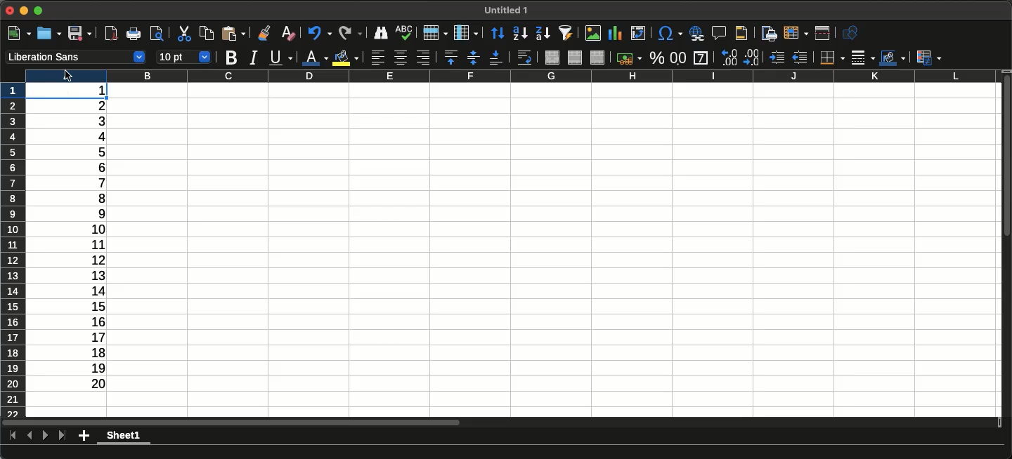 The height and width of the screenshot is (459, 1012). What do you see at coordinates (929, 57) in the screenshot?
I see `Conditional ` at bounding box center [929, 57].